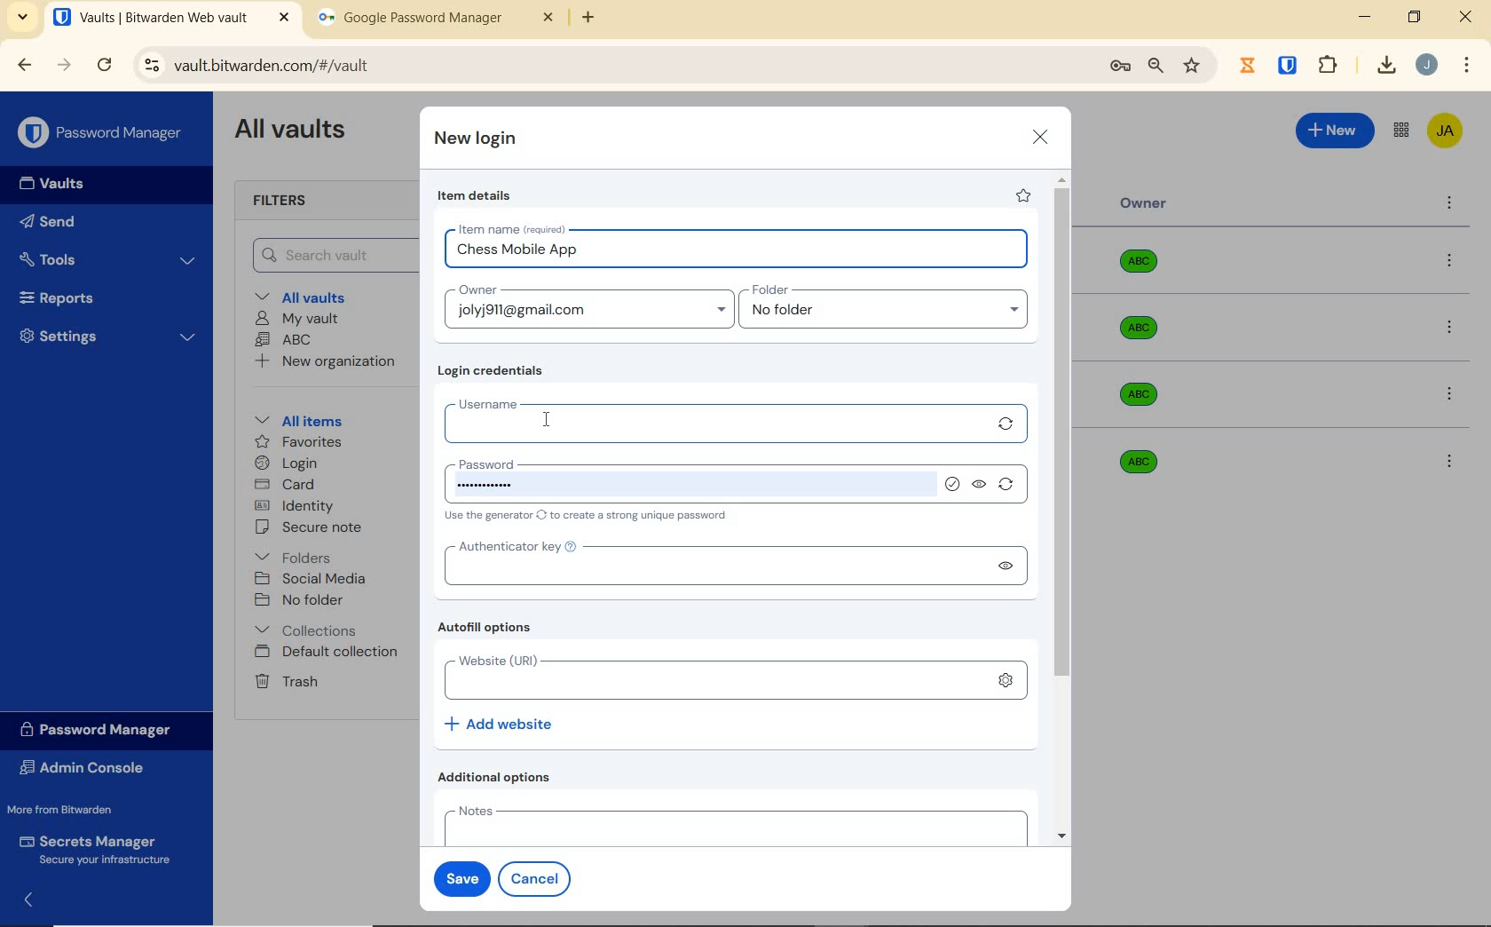 The image size is (1491, 927). I want to click on extensions, so click(1290, 64).